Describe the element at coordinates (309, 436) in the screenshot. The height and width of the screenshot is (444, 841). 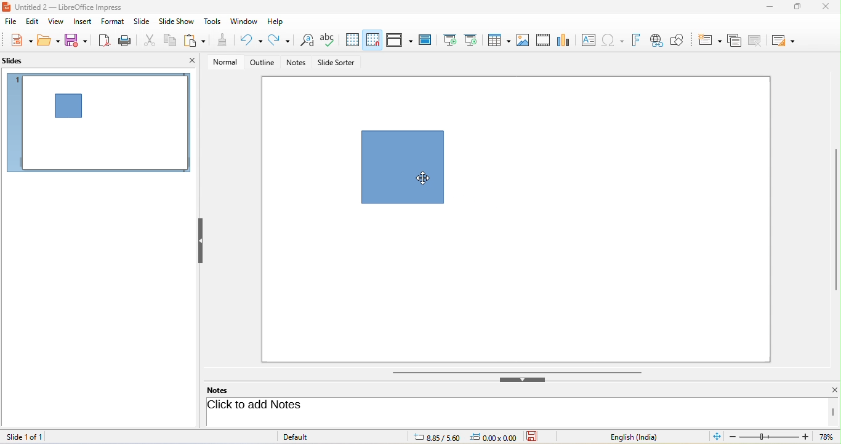
I see `default` at that location.